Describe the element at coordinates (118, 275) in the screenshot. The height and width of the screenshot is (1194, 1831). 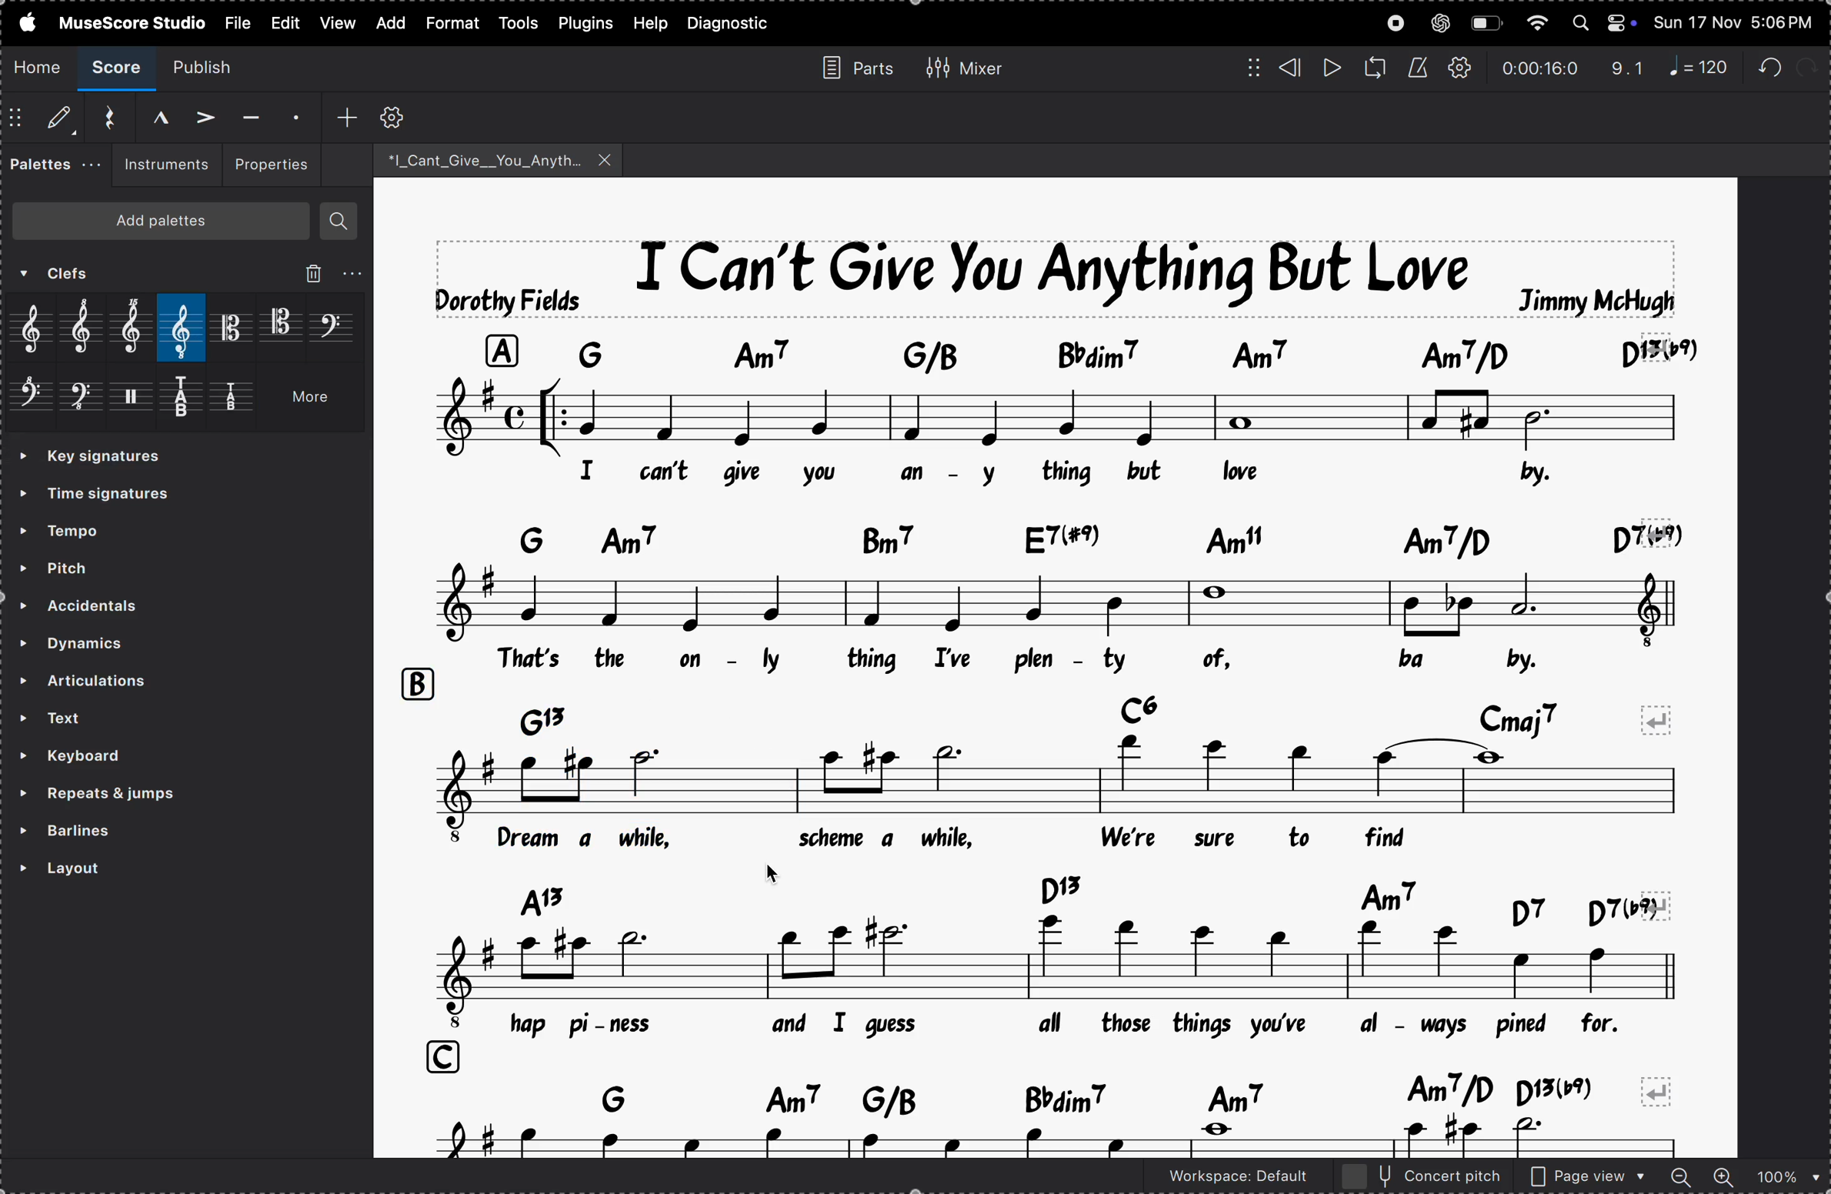
I see `Clefs` at that location.